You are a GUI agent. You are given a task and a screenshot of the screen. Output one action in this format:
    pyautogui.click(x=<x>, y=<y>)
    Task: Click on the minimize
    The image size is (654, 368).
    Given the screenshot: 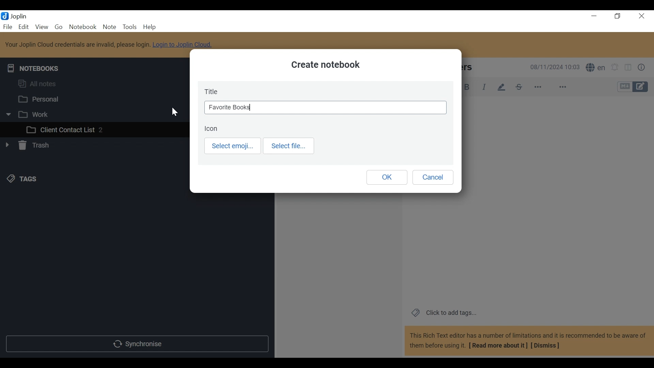 What is the action you would take?
    pyautogui.click(x=594, y=16)
    